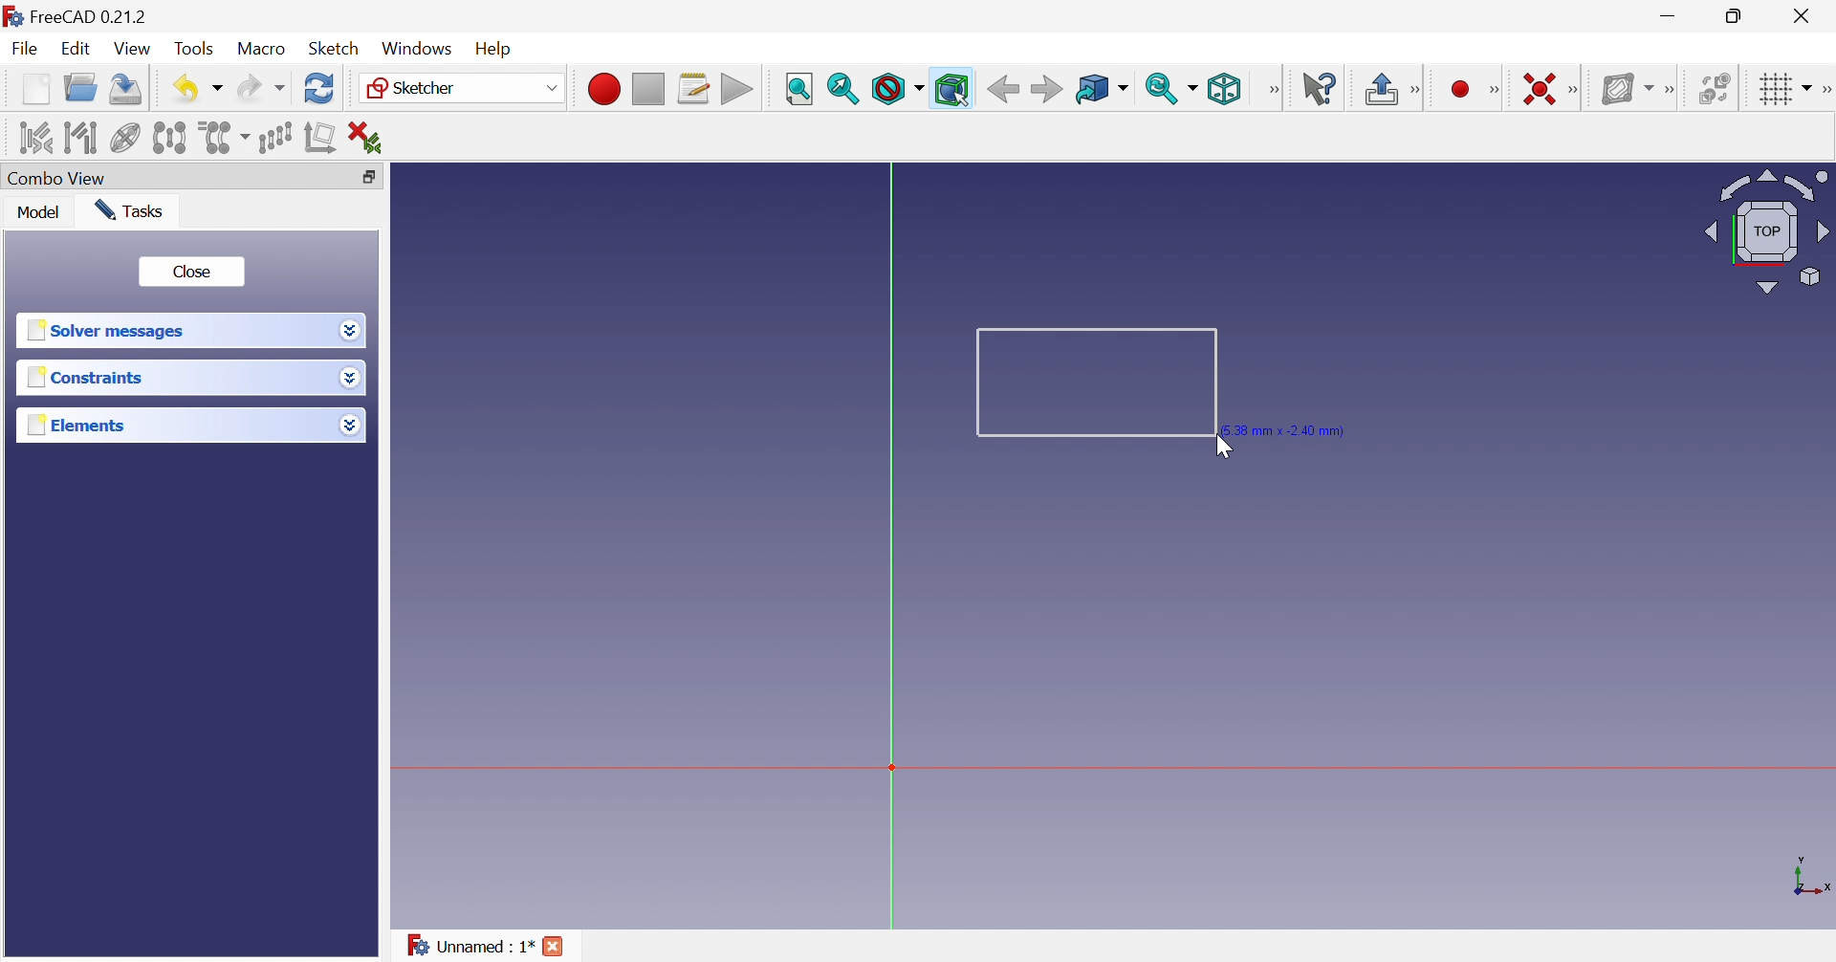 This screenshot has height=962, width=1836. Describe the element at coordinates (129, 208) in the screenshot. I see `Tasks` at that location.